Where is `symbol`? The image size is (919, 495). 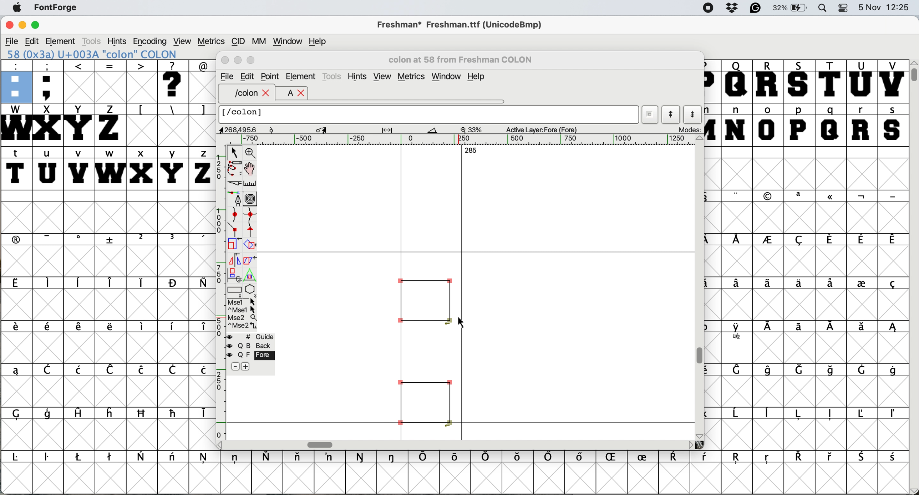
symbol is located at coordinates (81, 327).